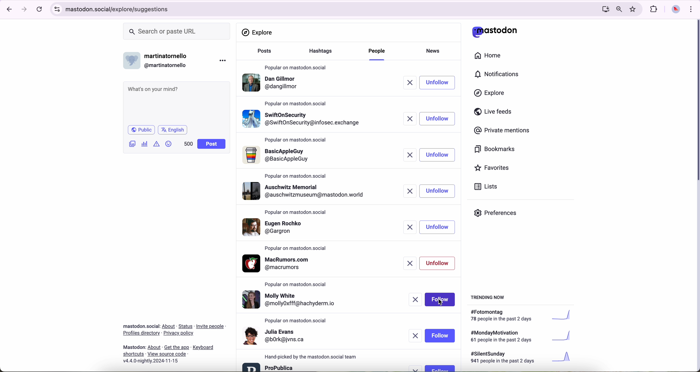 The image size is (700, 372). What do you see at coordinates (7, 9) in the screenshot?
I see `navigate back` at bounding box center [7, 9].